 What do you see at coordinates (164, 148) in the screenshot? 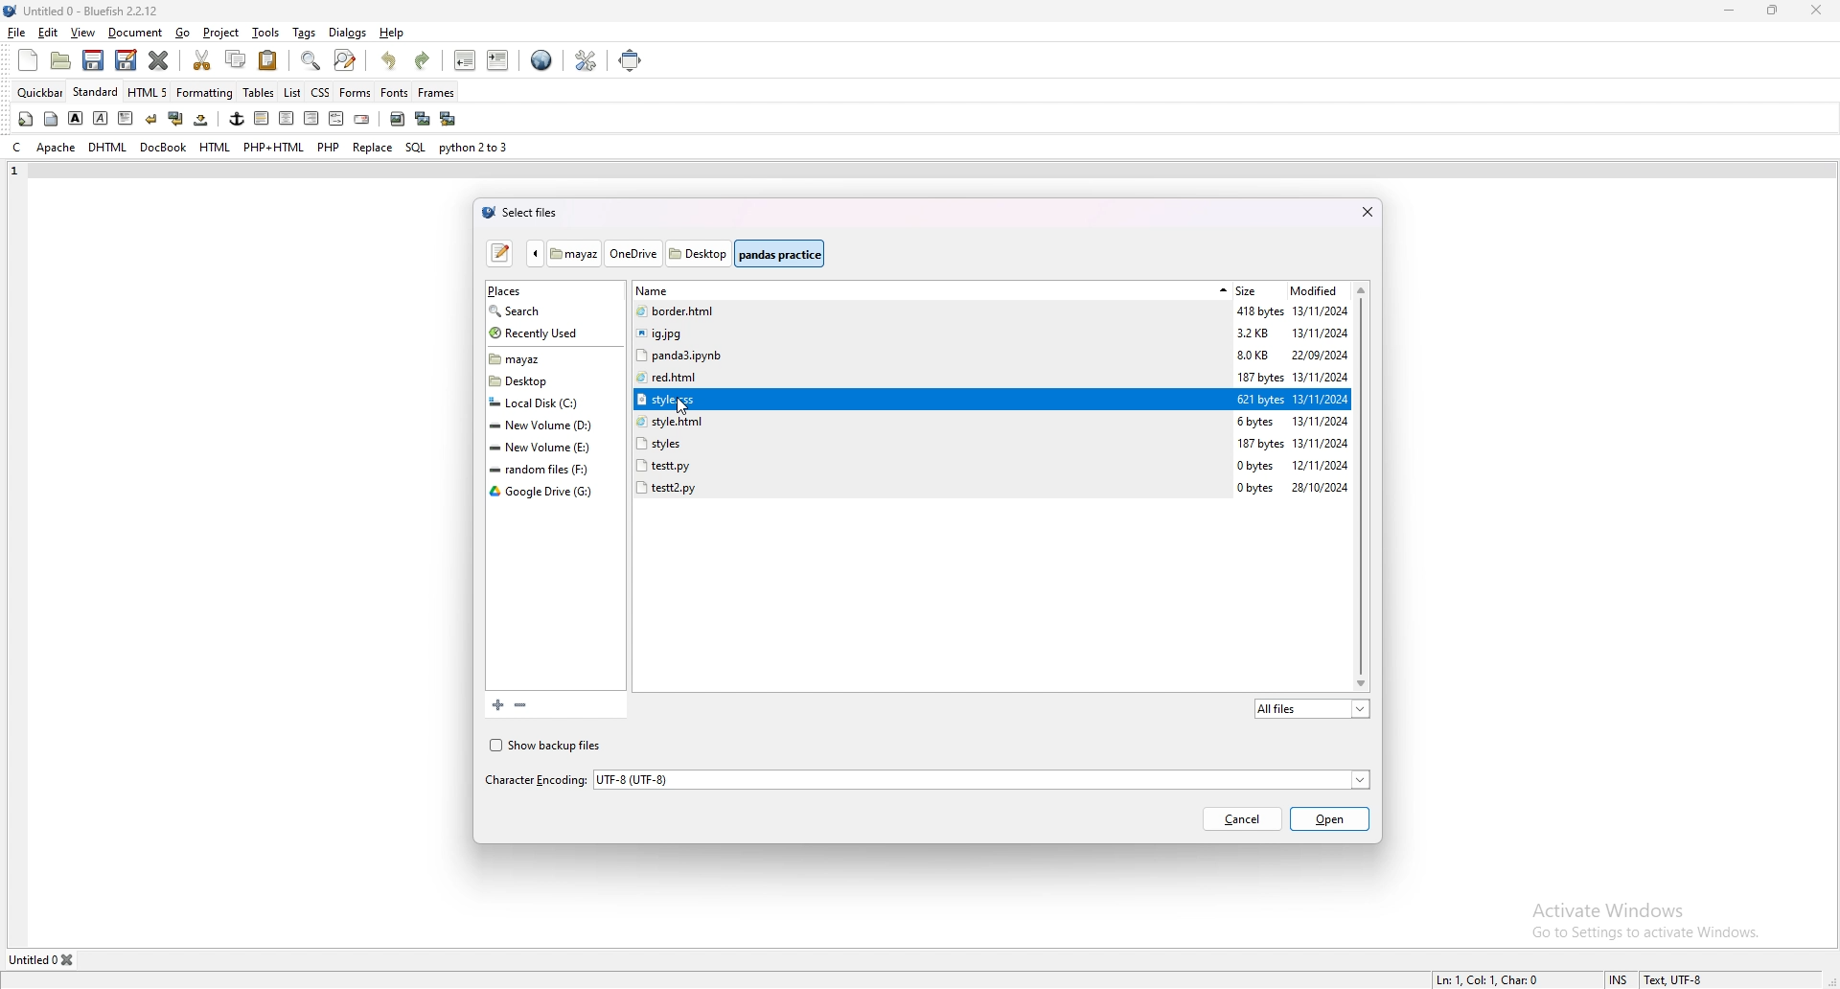
I see `docbook` at bounding box center [164, 148].